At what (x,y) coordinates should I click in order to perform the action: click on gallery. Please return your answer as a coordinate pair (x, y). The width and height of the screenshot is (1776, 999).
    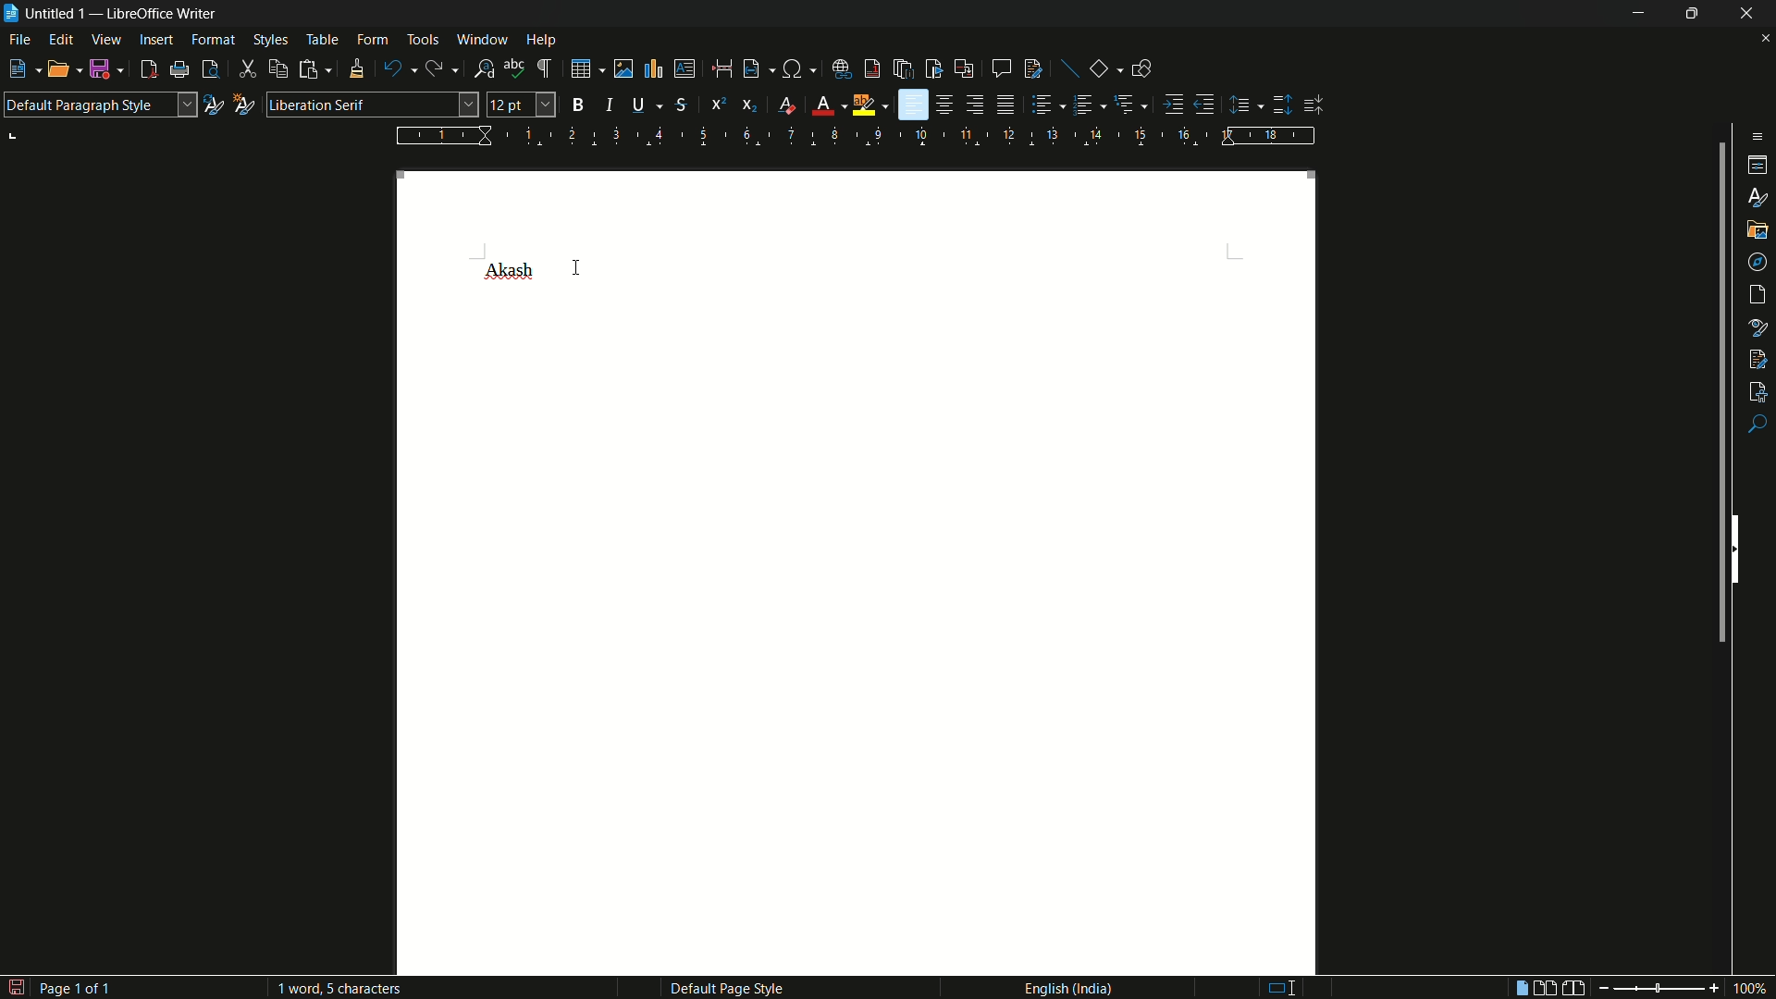
    Looking at the image, I should click on (1757, 228).